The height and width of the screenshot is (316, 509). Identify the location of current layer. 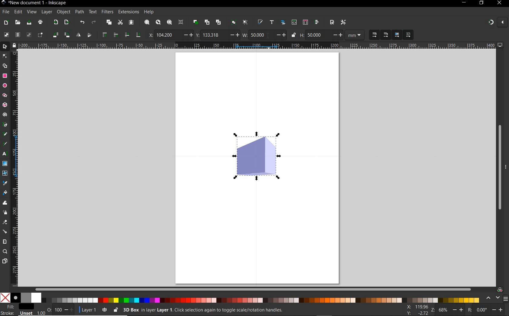
(89, 310).